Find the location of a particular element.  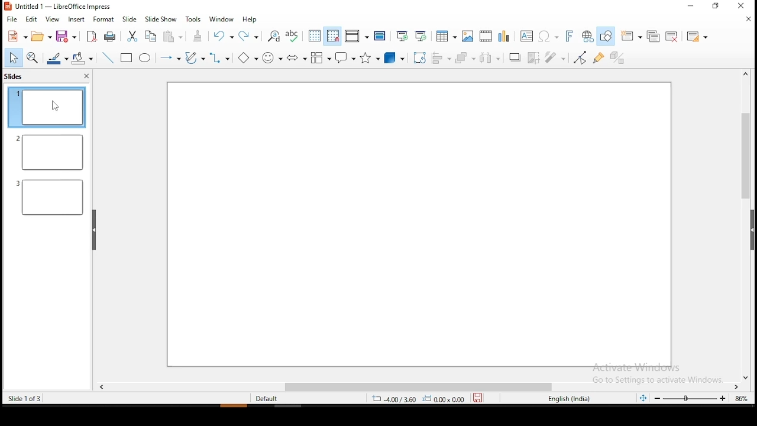

tables is located at coordinates (446, 36).